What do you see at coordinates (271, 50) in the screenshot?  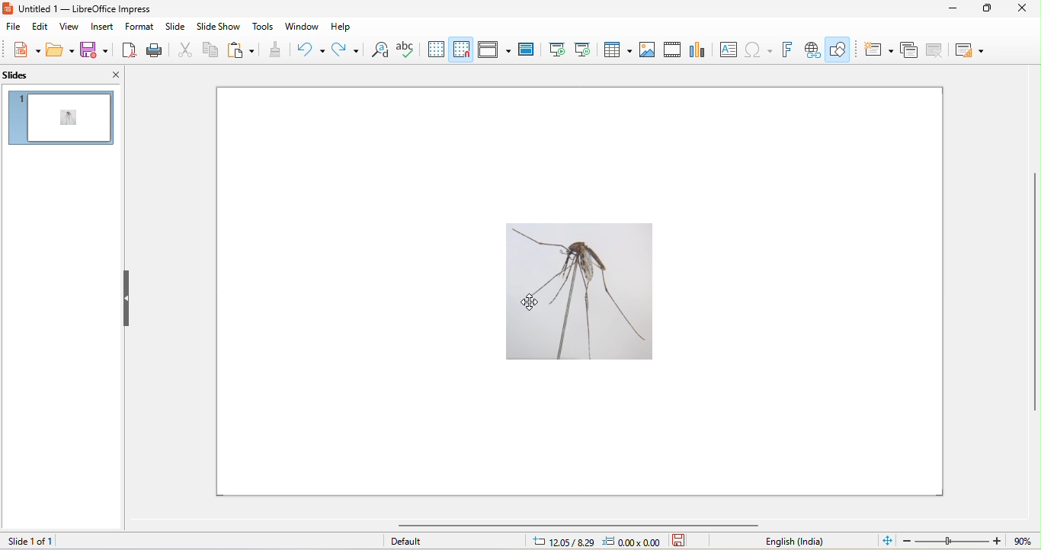 I see `clone` at bounding box center [271, 50].